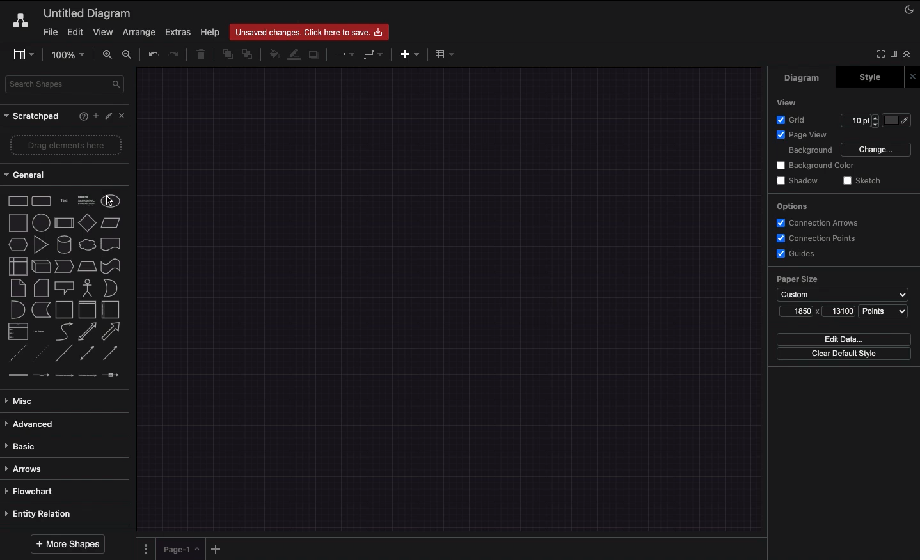 The width and height of the screenshot is (920, 560). What do you see at coordinates (152, 54) in the screenshot?
I see `Undo` at bounding box center [152, 54].